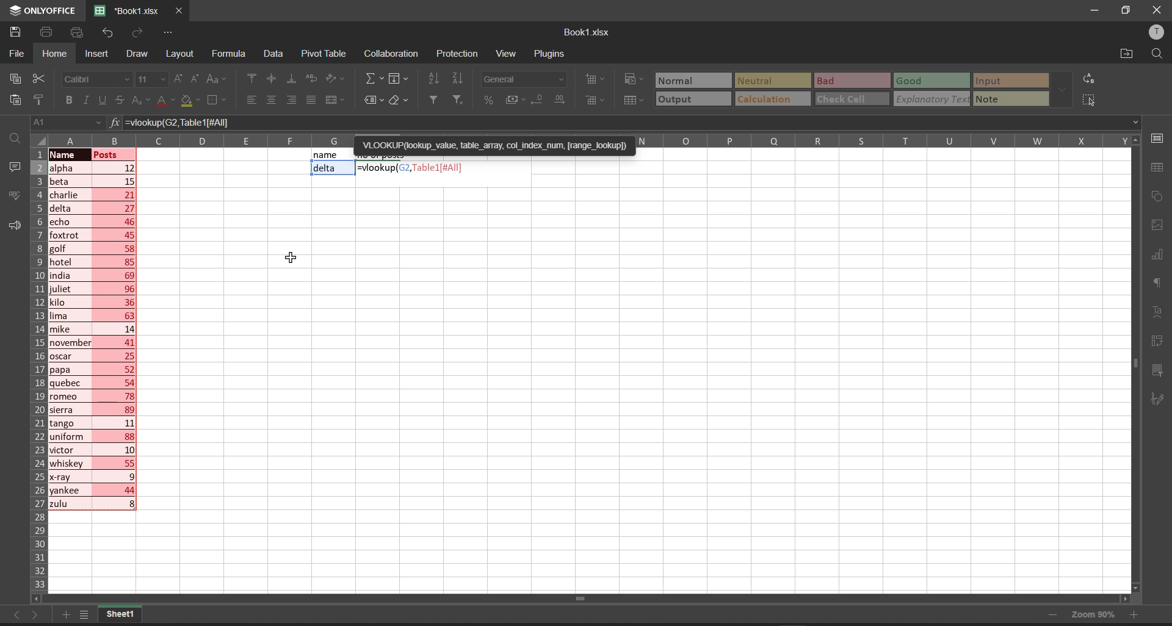 Image resolution: width=1172 pixels, height=626 pixels. What do you see at coordinates (1158, 137) in the screenshot?
I see `cell settings` at bounding box center [1158, 137].